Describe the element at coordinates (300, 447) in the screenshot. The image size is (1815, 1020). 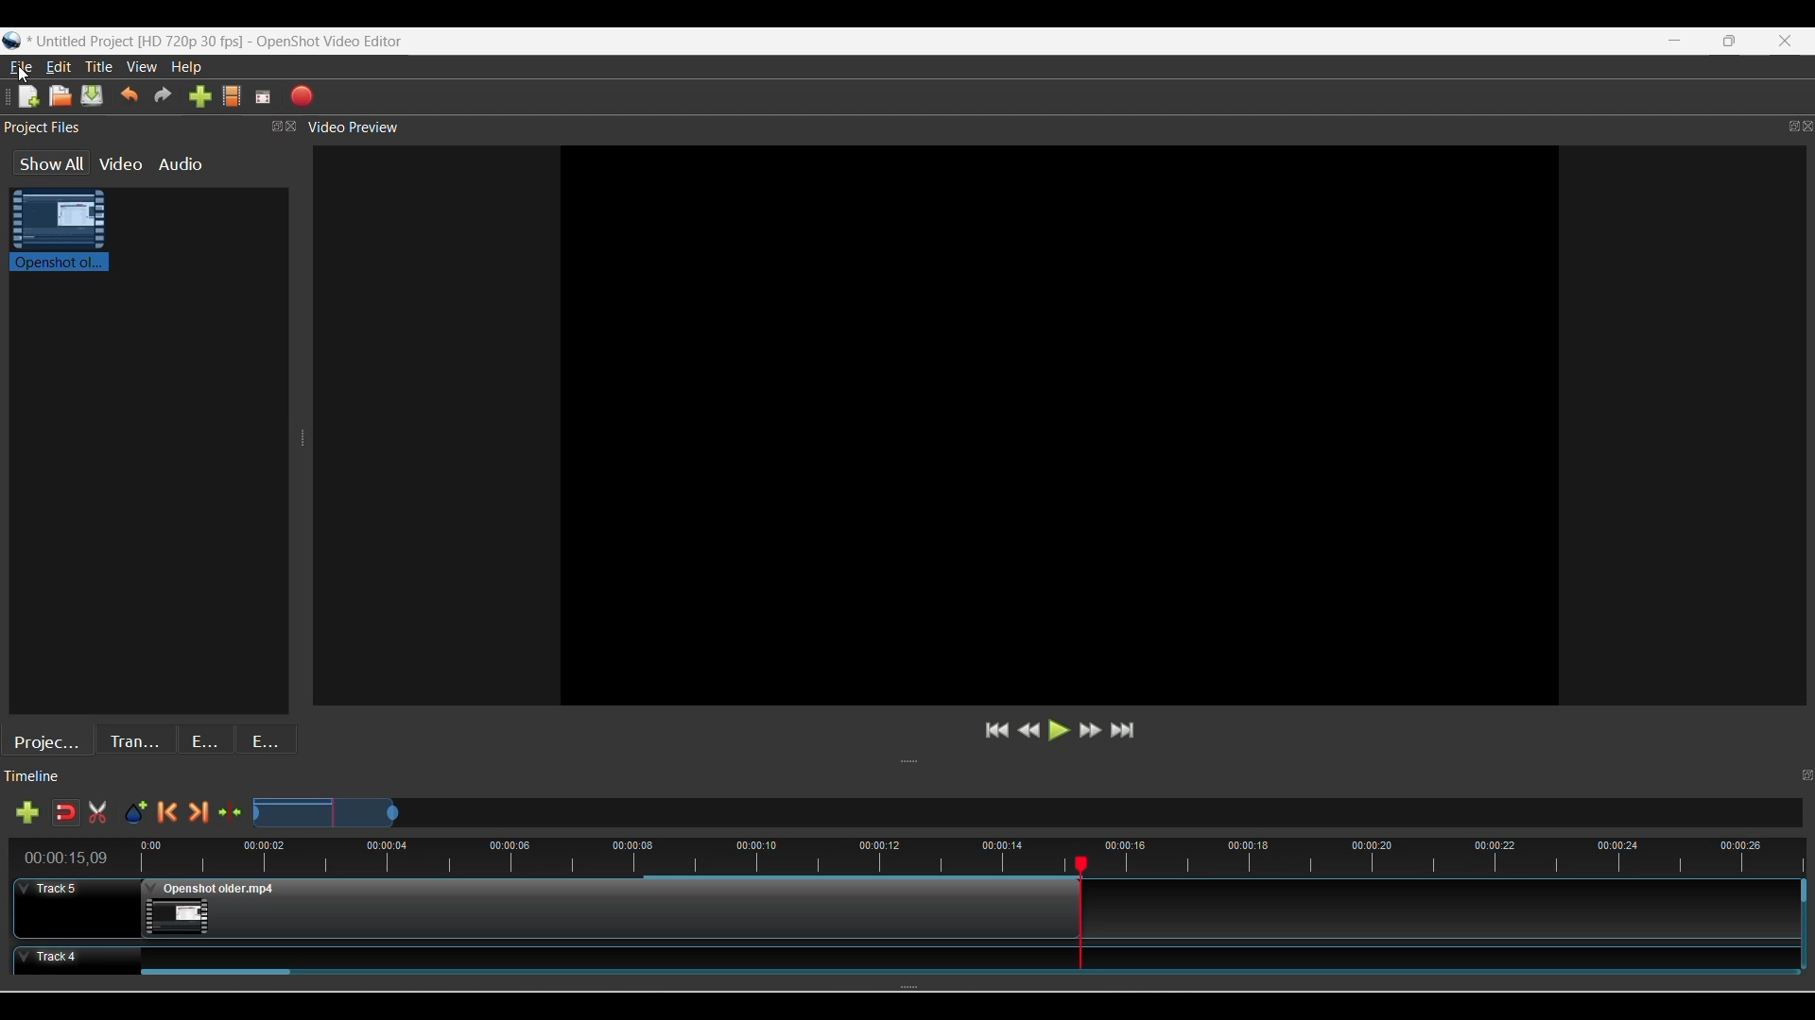
I see `Change width of panels attached to this line` at that location.